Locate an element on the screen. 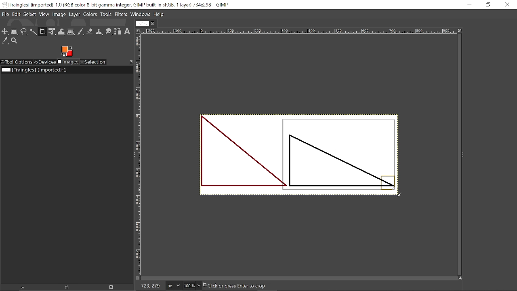 This screenshot has height=291, width=517. Tools is located at coordinates (106, 15).